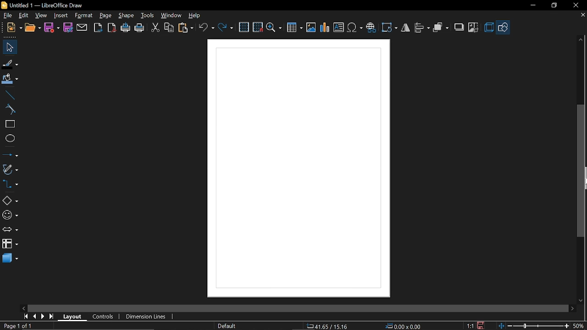 The width and height of the screenshot is (587, 330). Describe the element at coordinates (112, 27) in the screenshot. I see `export as pdf` at that location.